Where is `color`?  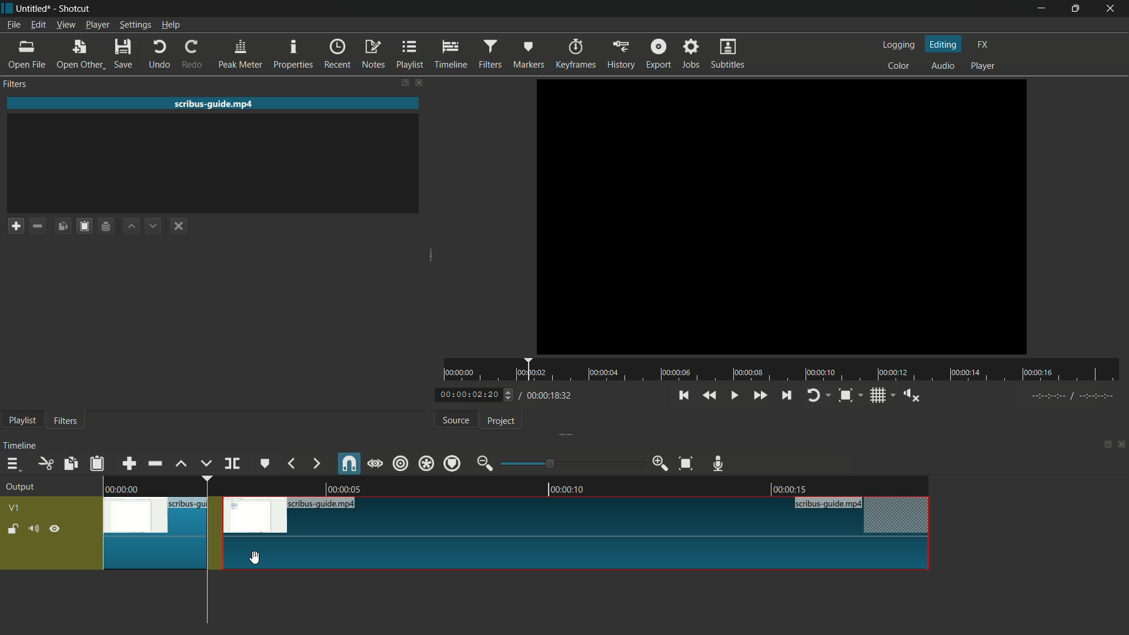
color is located at coordinates (898, 65).